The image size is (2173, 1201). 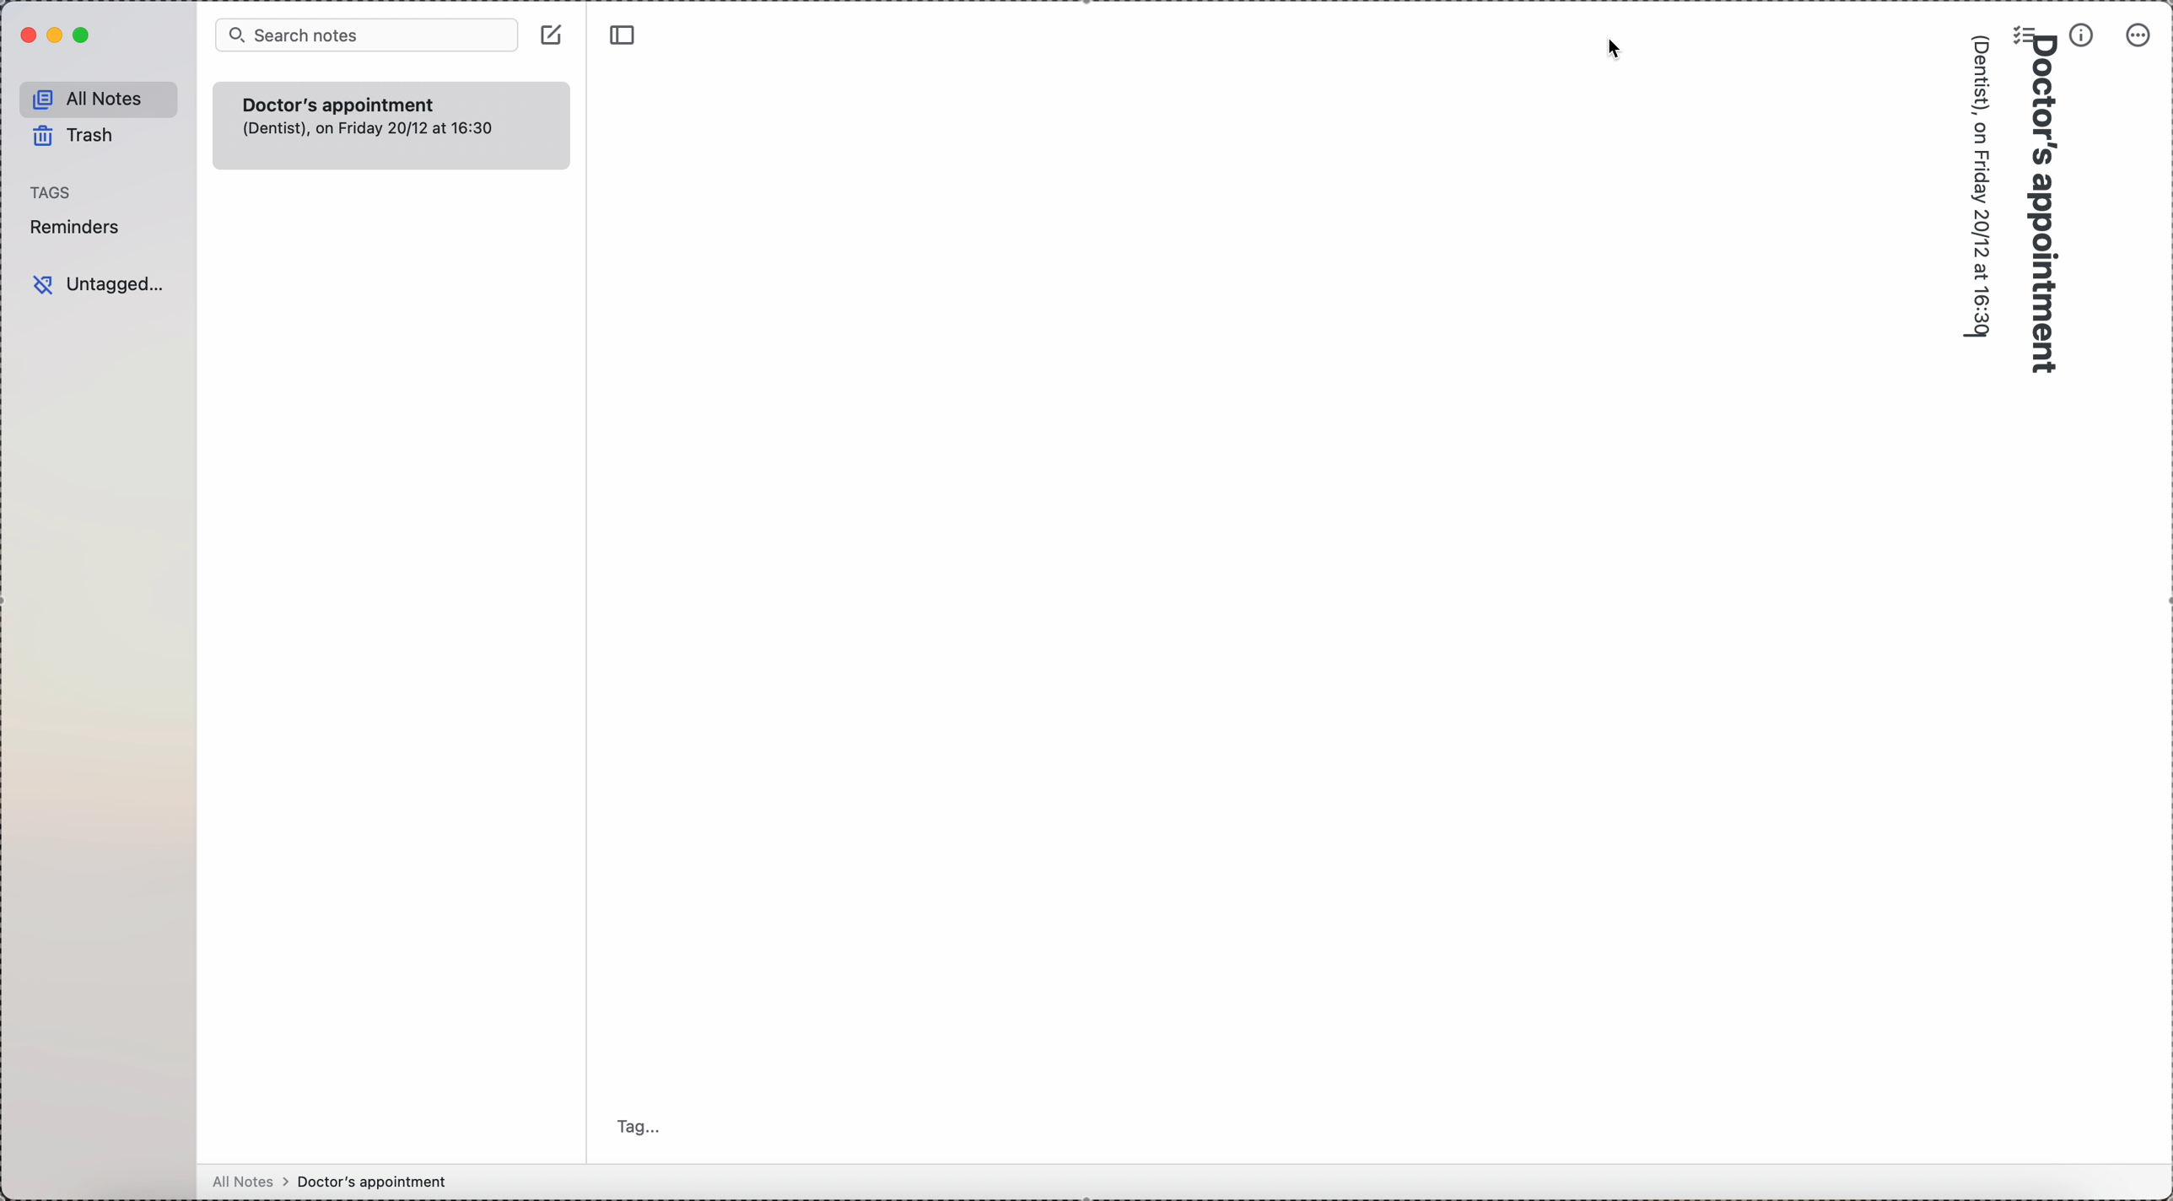 What do you see at coordinates (98, 96) in the screenshot?
I see `all notes` at bounding box center [98, 96].